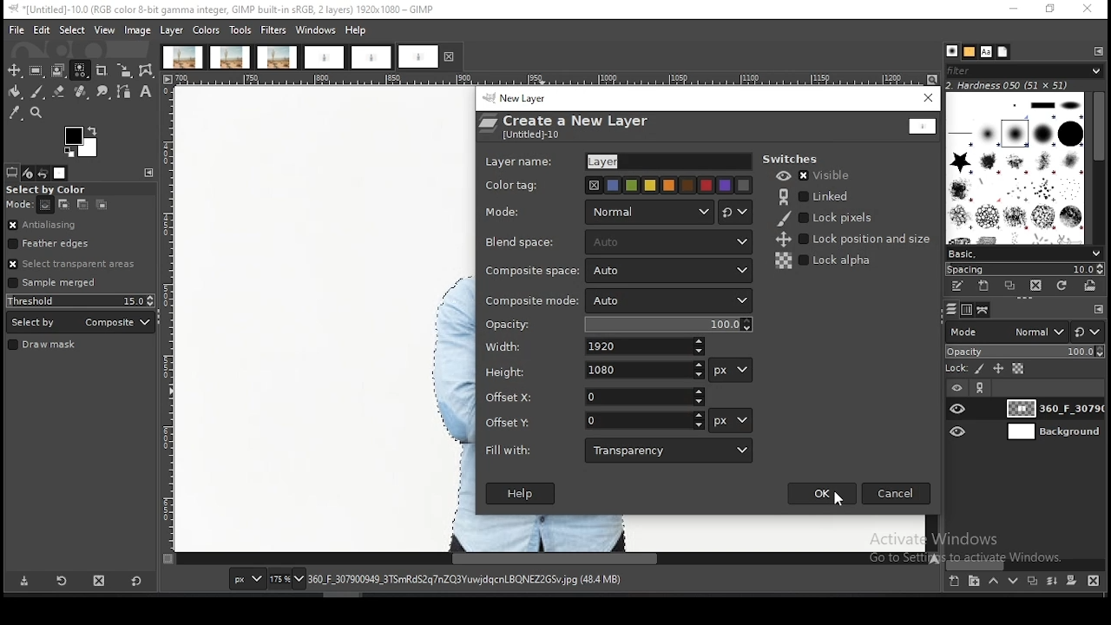 Image resolution: width=1111 pixels, height=625 pixels. Describe the element at coordinates (1022, 270) in the screenshot. I see `spacing` at that location.